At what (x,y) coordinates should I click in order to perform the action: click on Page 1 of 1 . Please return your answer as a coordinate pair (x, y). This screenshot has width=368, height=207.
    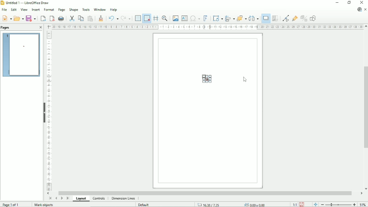
    Looking at the image, I should click on (11, 205).